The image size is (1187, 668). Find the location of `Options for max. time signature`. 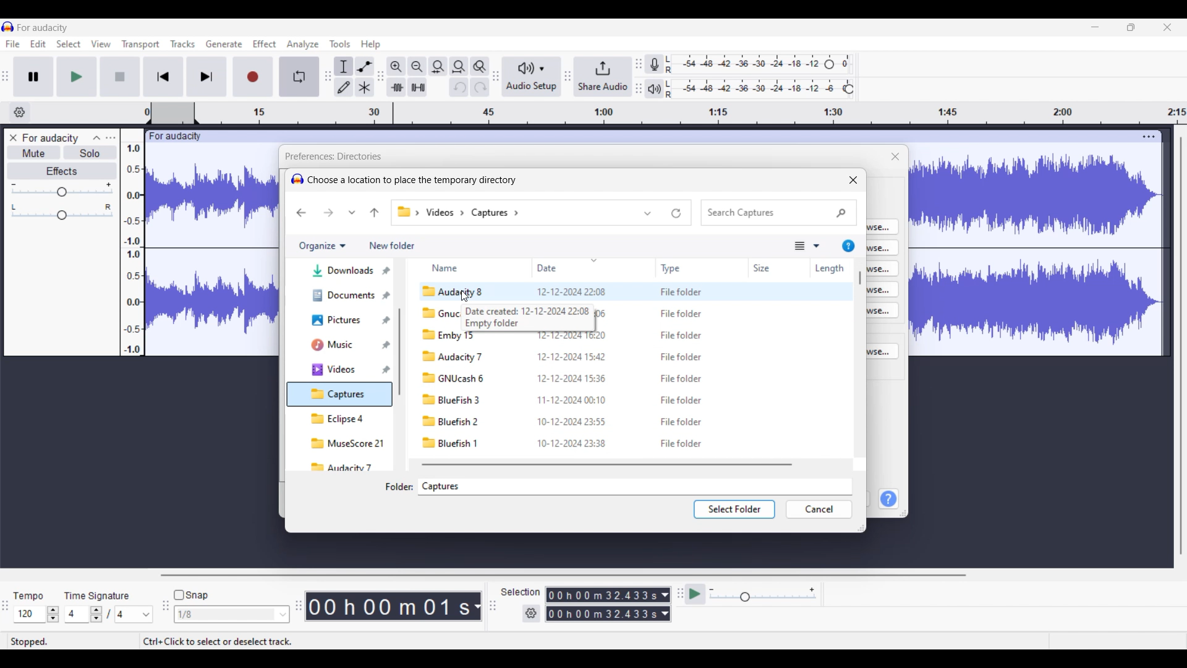

Options for max. time signature is located at coordinates (134, 614).